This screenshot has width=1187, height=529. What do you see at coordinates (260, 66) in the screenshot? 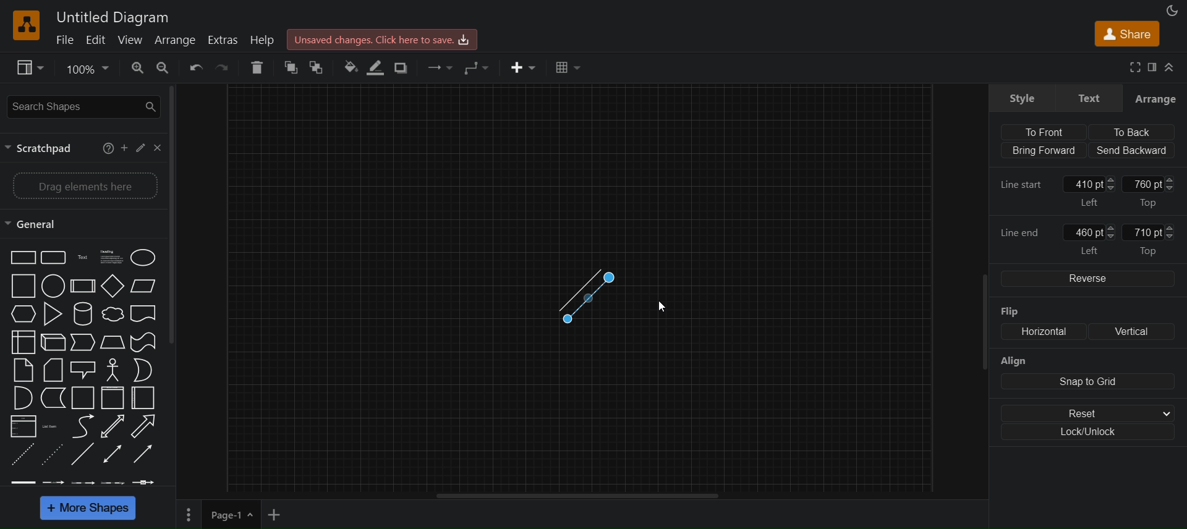
I see `delete` at bounding box center [260, 66].